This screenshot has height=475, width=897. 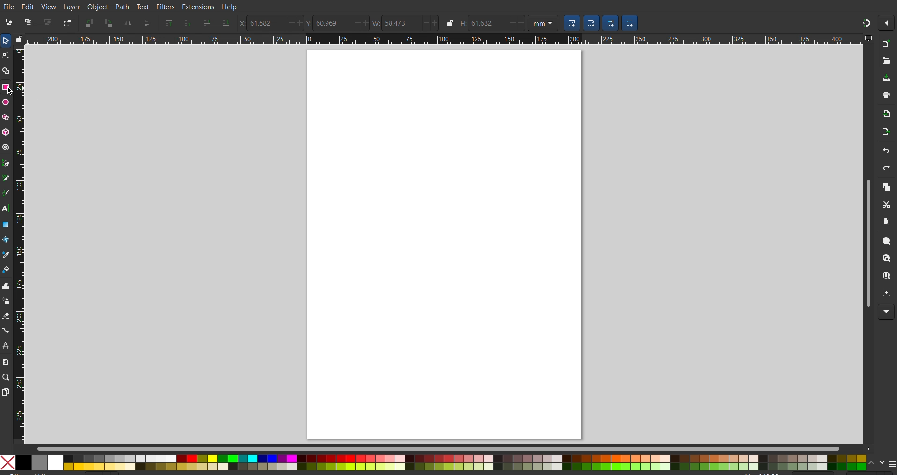 I want to click on Measure Tool, so click(x=6, y=362).